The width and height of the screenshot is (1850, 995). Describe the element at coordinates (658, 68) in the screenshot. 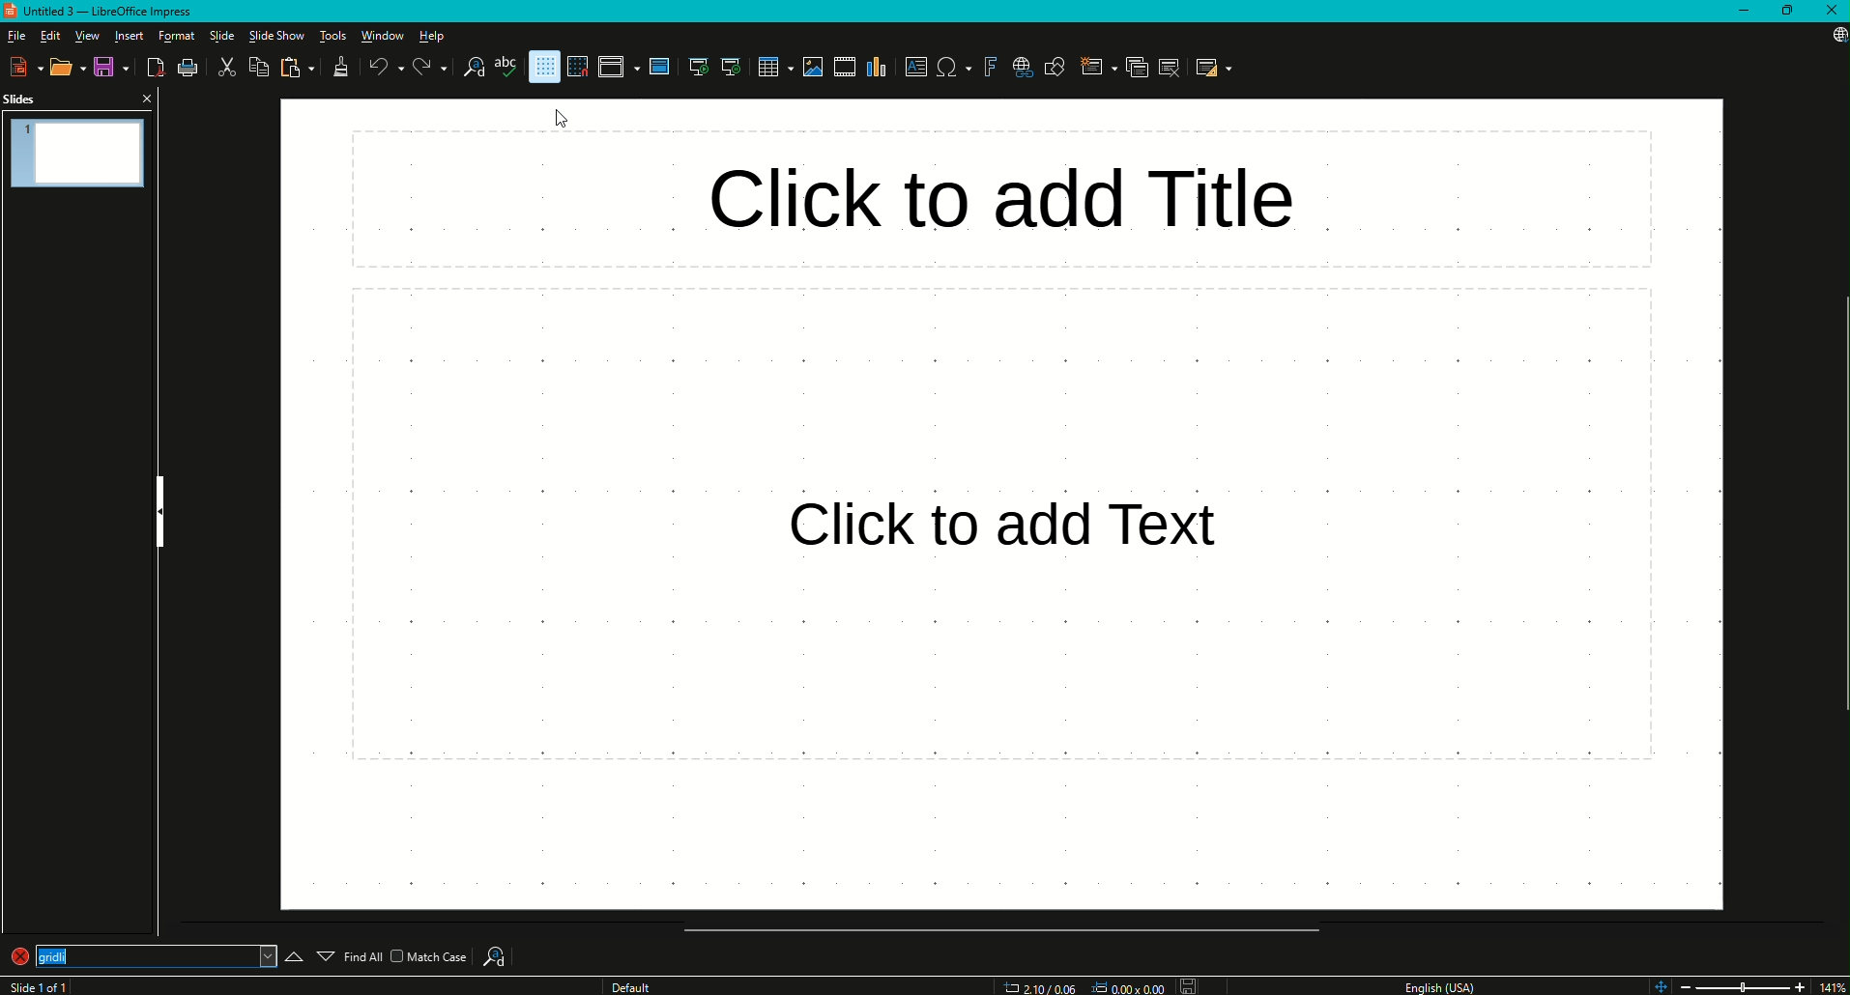

I see `Master slide` at that location.